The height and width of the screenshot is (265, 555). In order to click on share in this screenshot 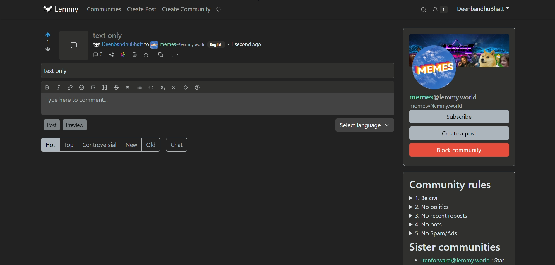, I will do `click(113, 55)`.